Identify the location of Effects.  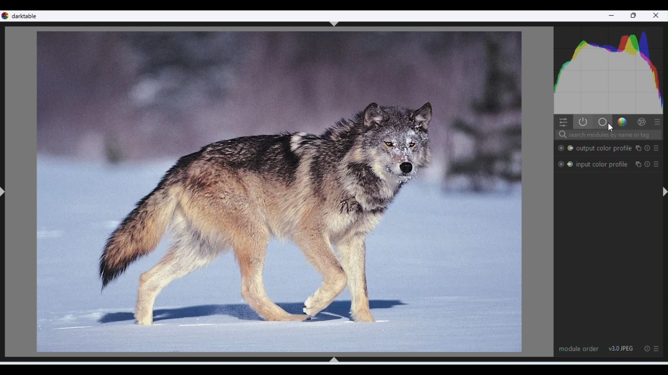
(641, 121).